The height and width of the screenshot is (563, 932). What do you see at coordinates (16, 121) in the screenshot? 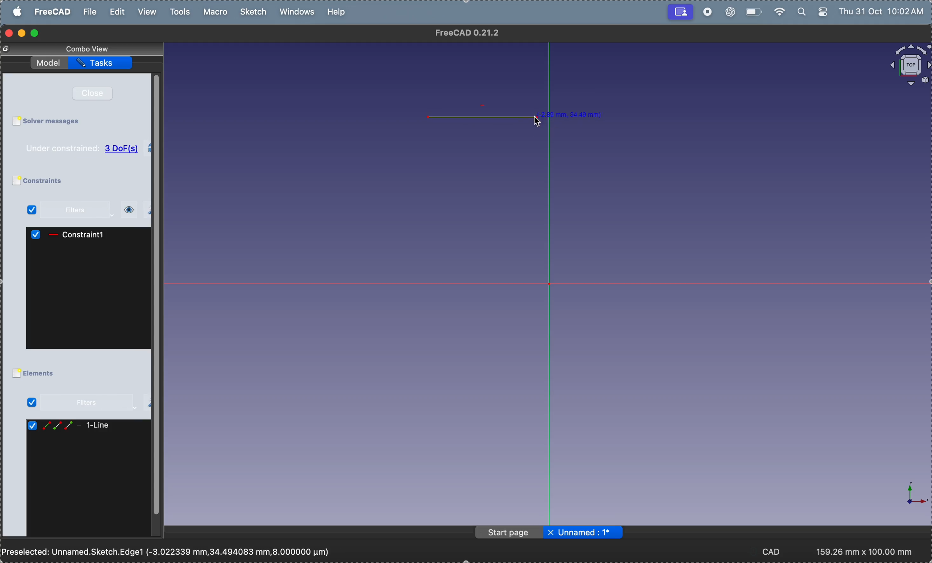
I see `Checkbox` at bounding box center [16, 121].